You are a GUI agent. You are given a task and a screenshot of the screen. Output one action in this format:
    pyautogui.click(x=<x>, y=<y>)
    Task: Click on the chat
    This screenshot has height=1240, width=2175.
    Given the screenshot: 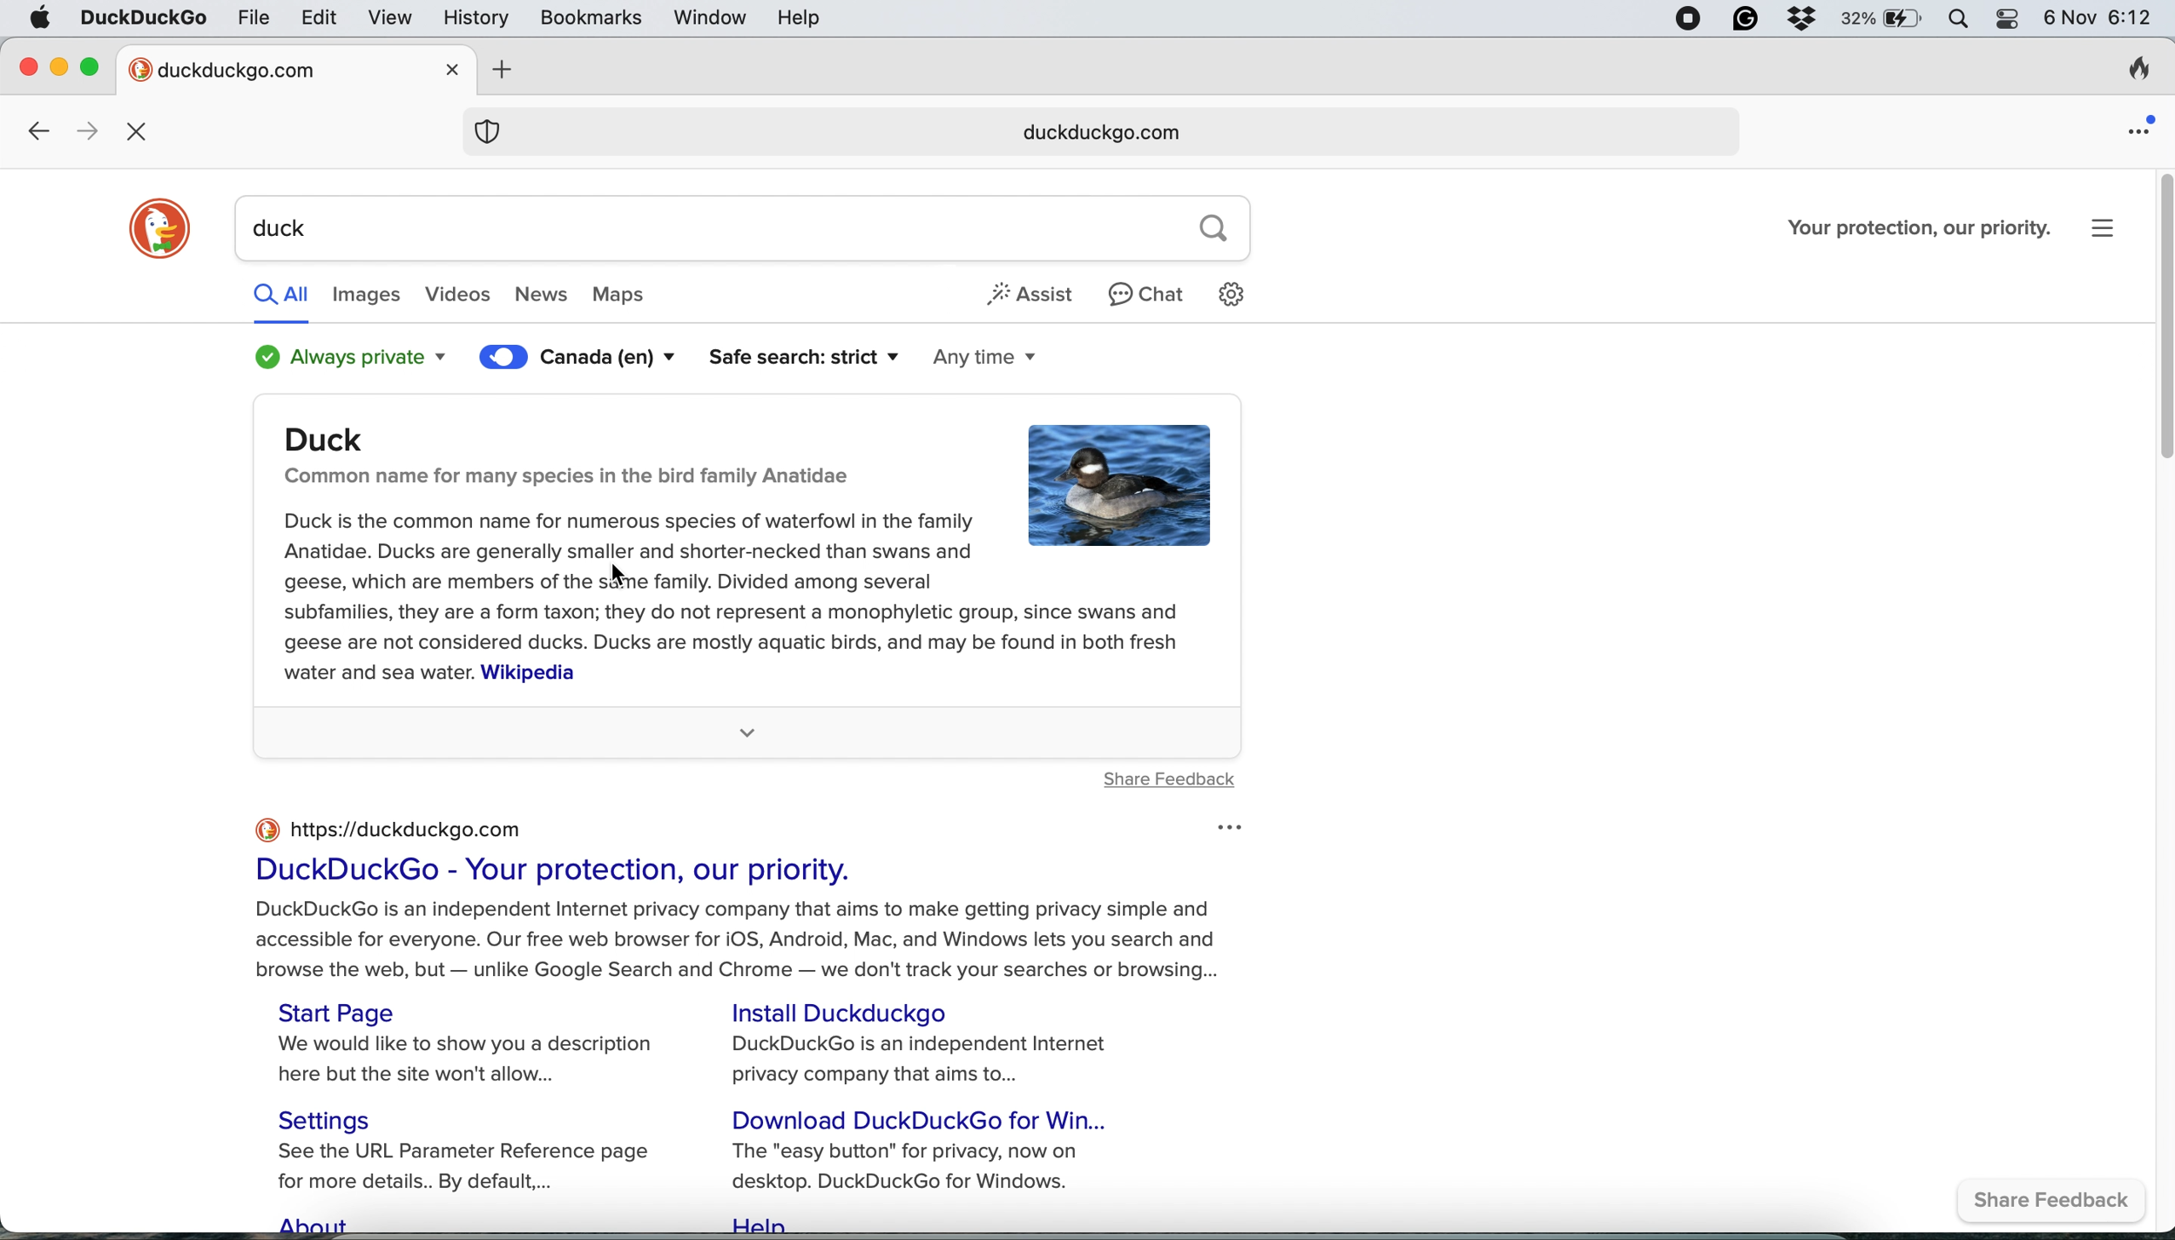 What is the action you would take?
    pyautogui.click(x=1148, y=293)
    